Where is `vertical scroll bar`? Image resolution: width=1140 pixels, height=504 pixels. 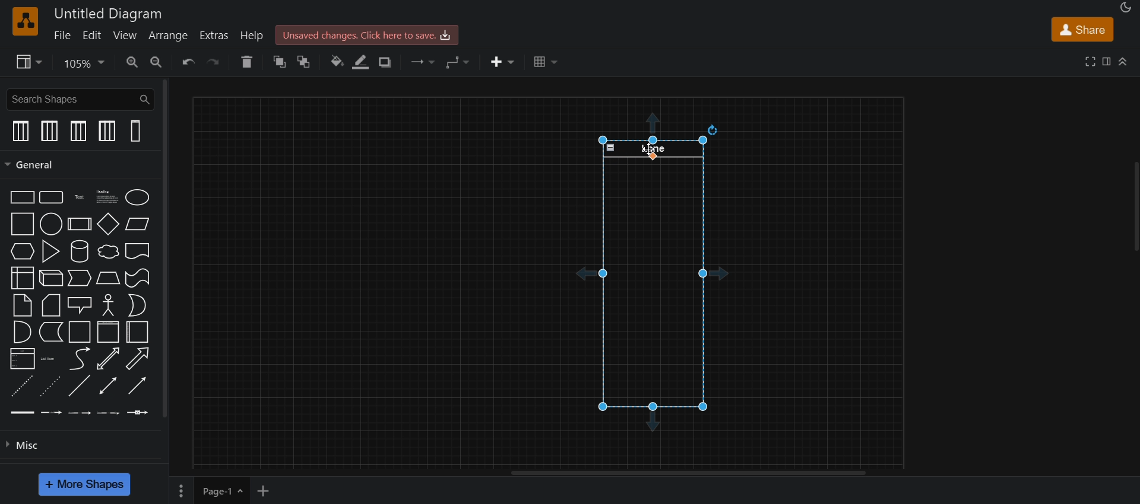
vertical scroll bar is located at coordinates (169, 248).